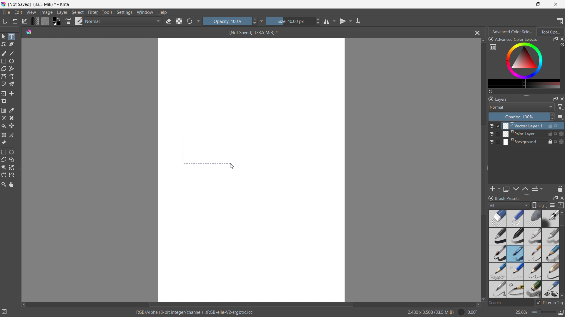 The height and width of the screenshot is (317, 565). What do you see at coordinates (533, 289) in the screenshot?
I see `multi pencil ` at bounding box center [533, 289].